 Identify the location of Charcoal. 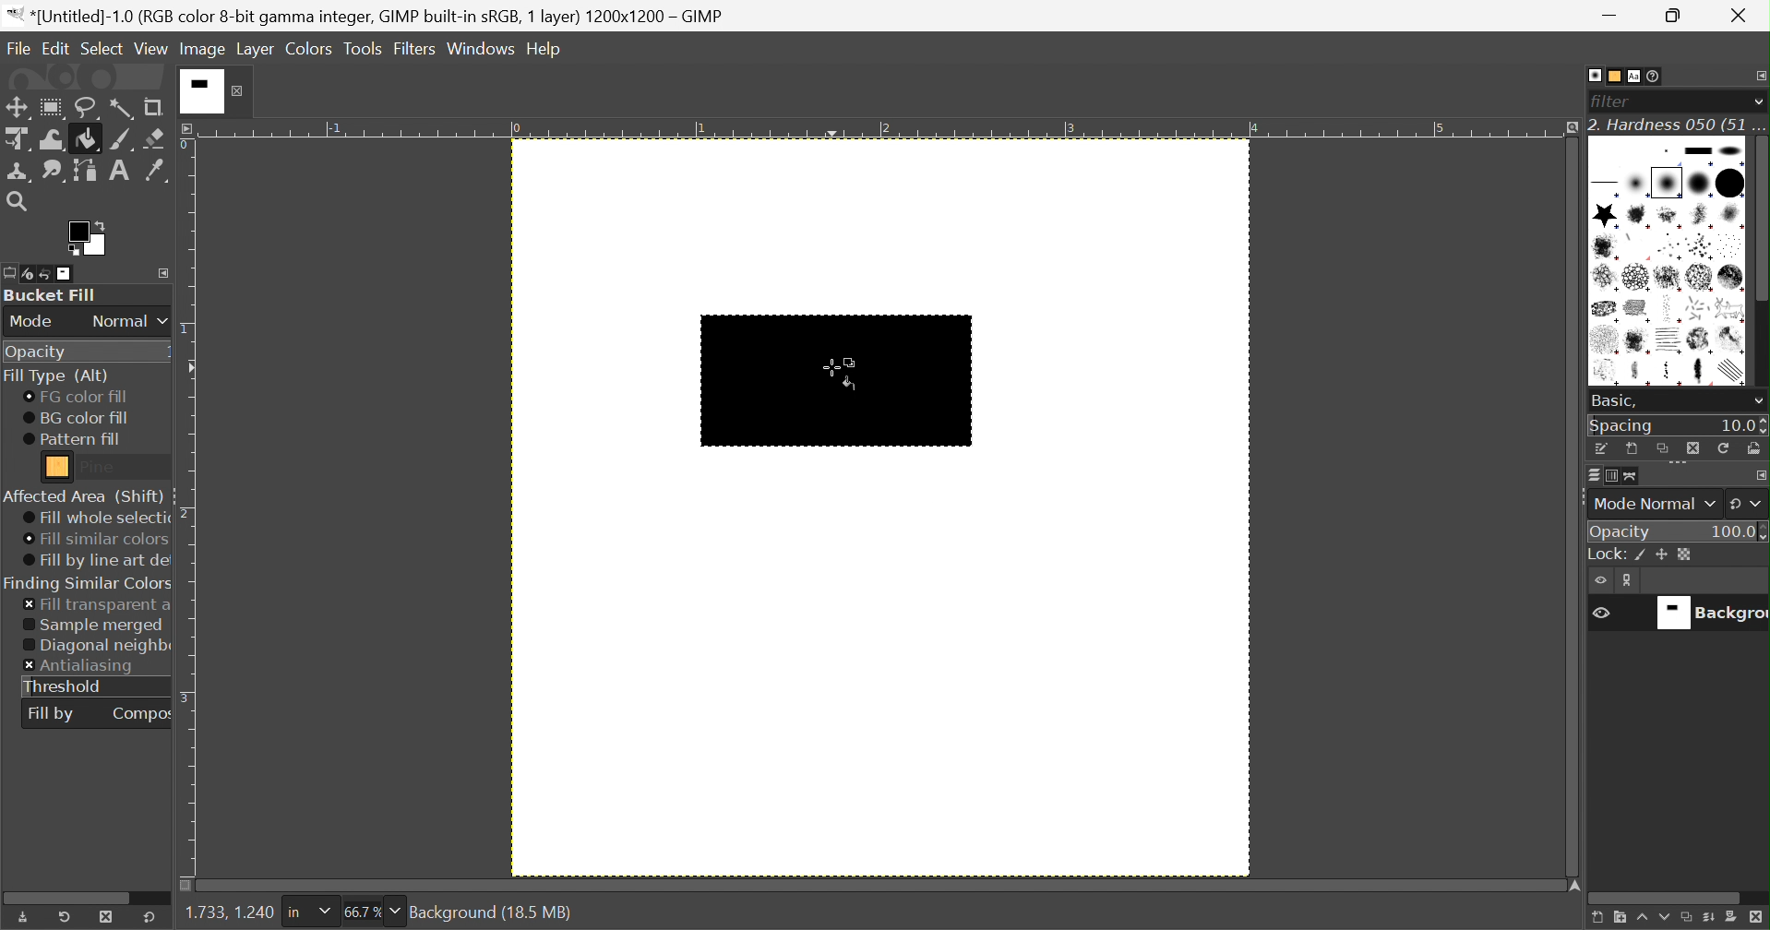
(1637, 309).